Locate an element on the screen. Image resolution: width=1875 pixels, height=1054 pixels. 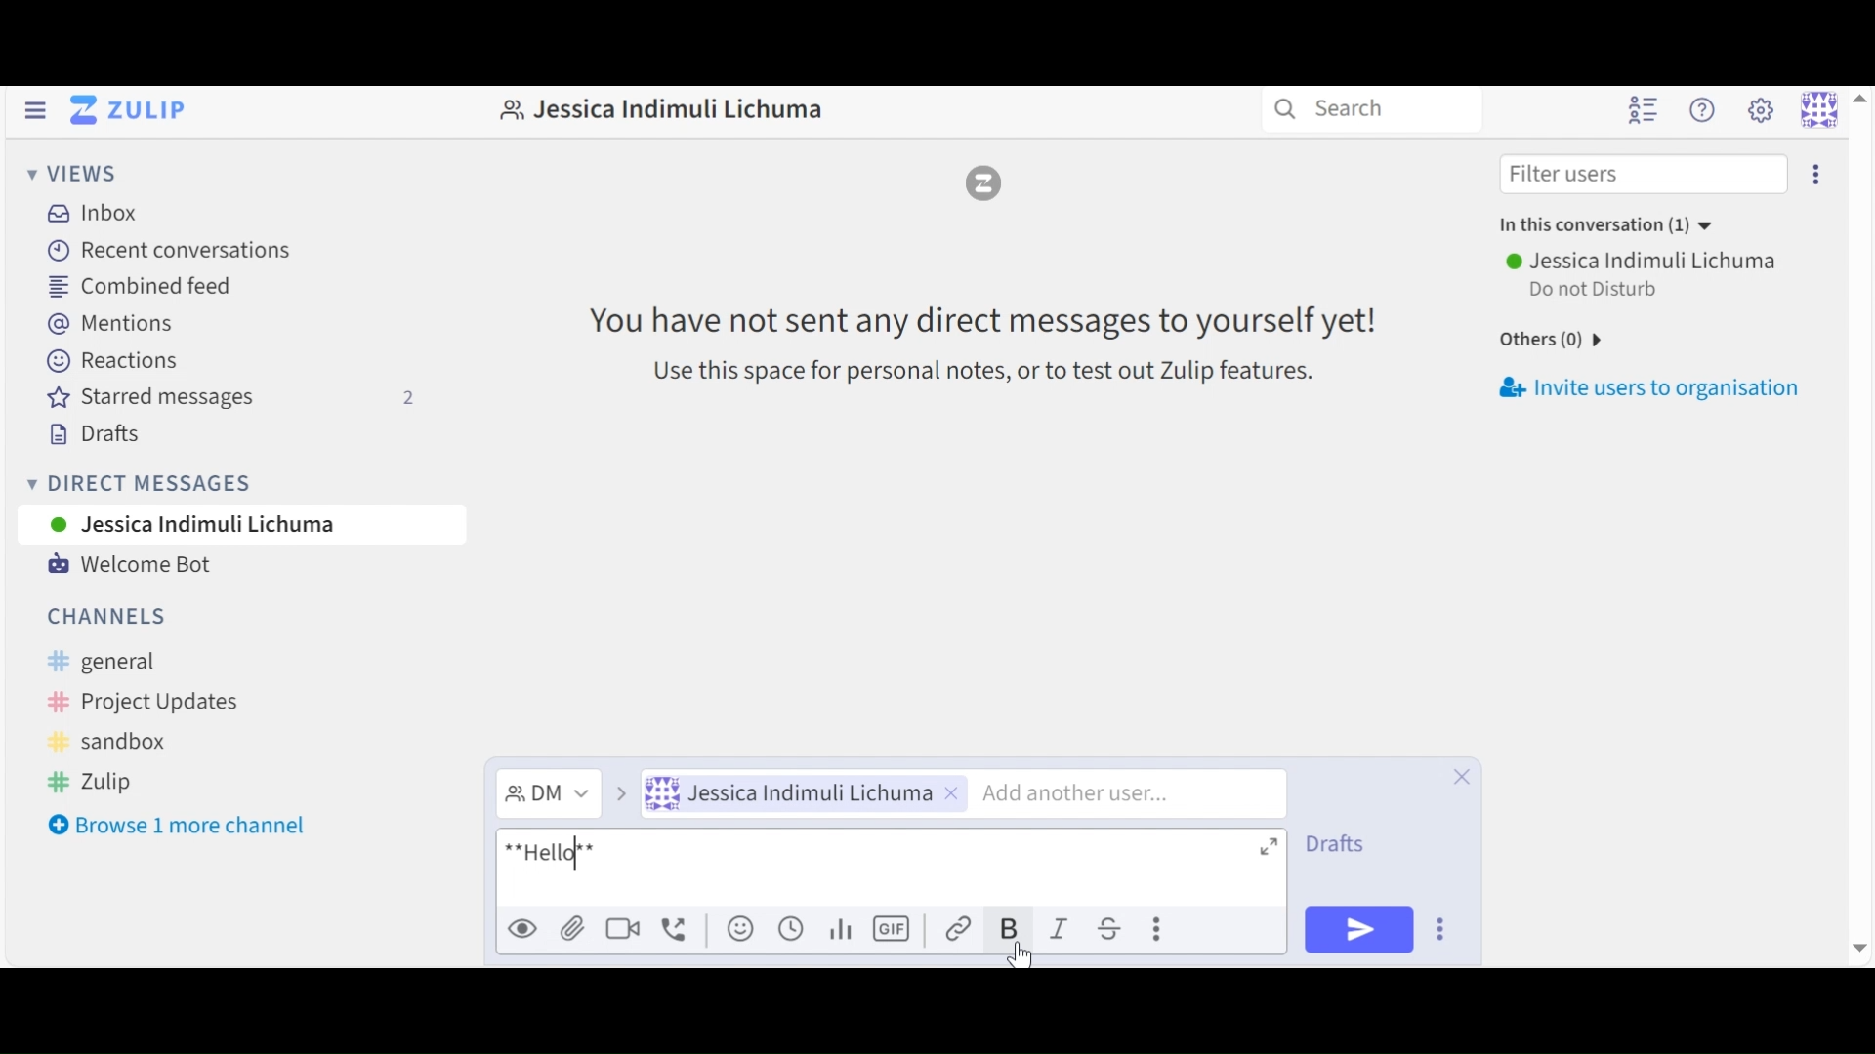
Browse more channel is located at coordinates (177, 829).